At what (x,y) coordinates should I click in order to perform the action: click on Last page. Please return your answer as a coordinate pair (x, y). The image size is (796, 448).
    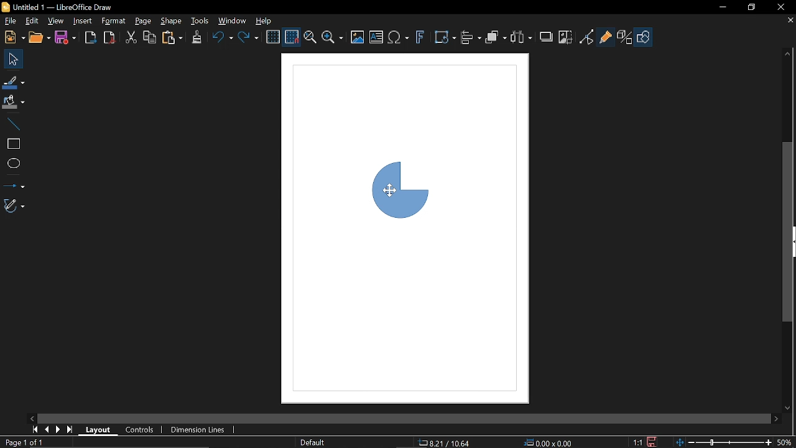
    Looking at the image, I should click on (72, 429).